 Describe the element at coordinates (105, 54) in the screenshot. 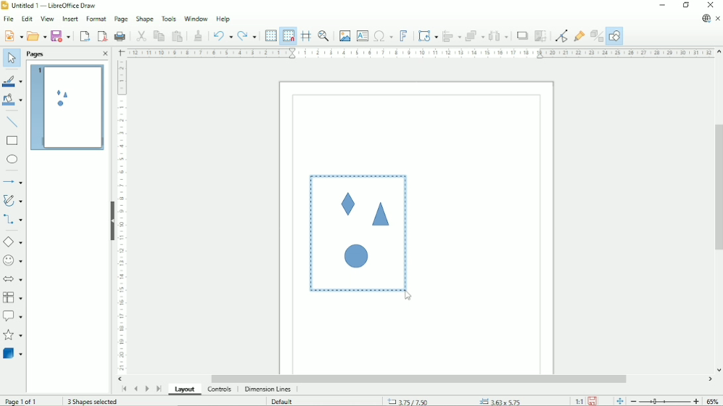

I see `Close` at that location.